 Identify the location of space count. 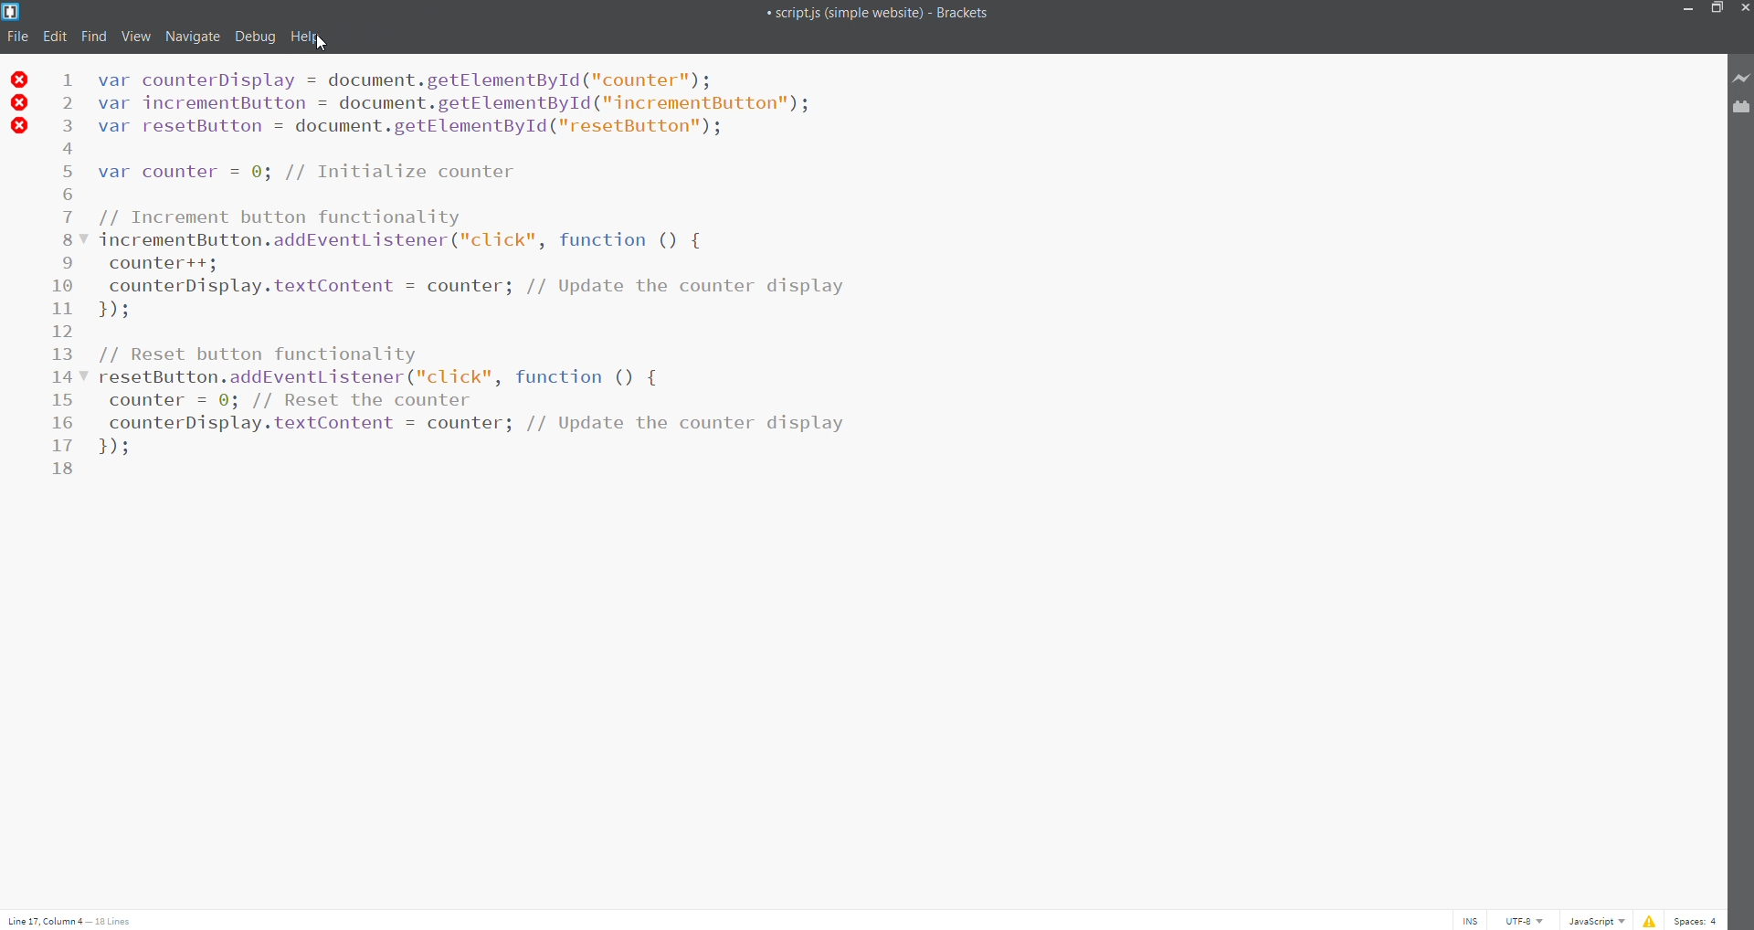
(1696, 919).